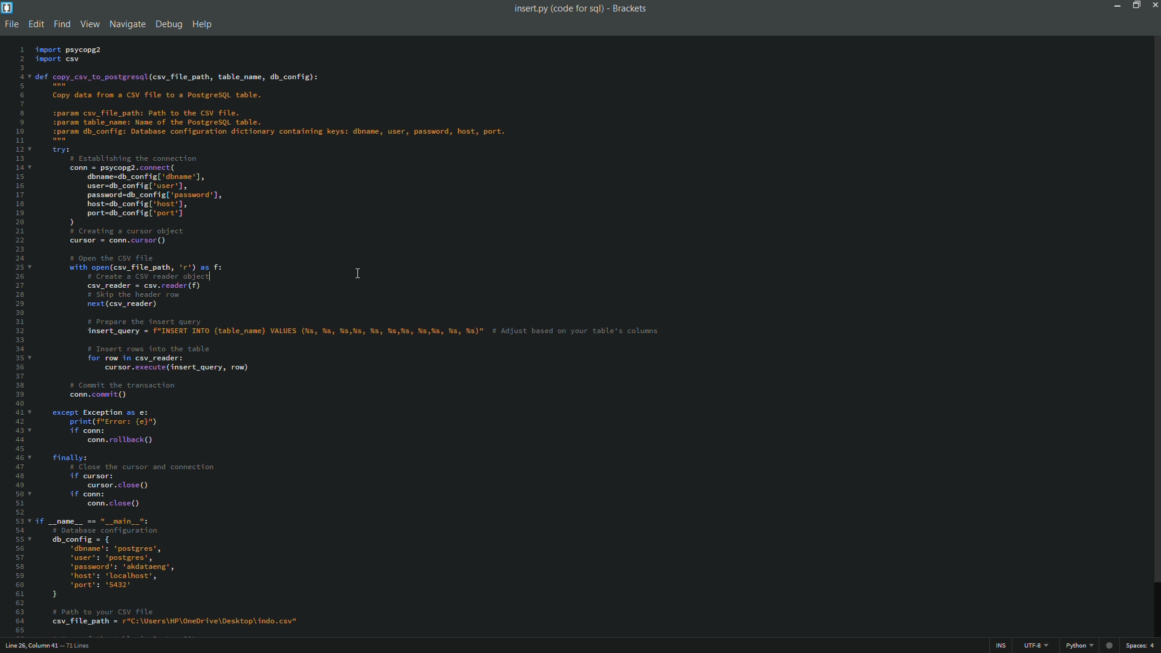 This screenshot has width=1161, height=653. Describe the element at coordinates (16, 339) in the screenshot. I see `line numbers` at that location.